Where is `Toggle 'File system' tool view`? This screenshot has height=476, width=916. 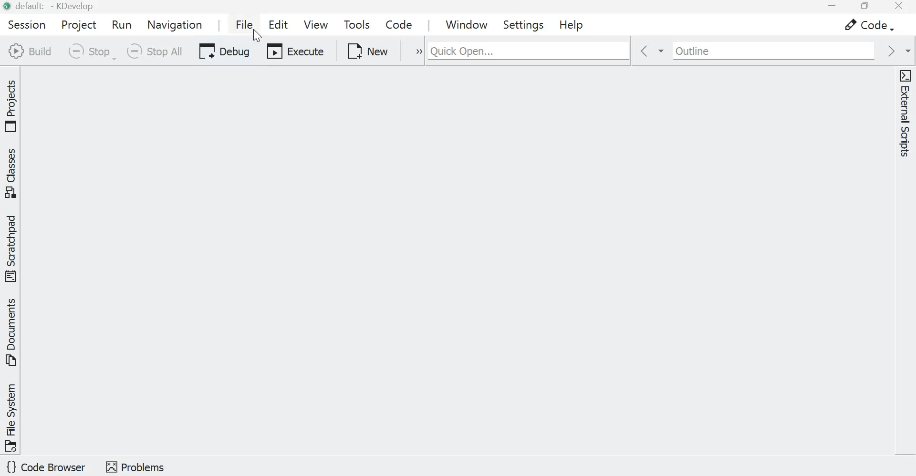
Toggle 'File system' tool view is located at coordinates (12, 417).